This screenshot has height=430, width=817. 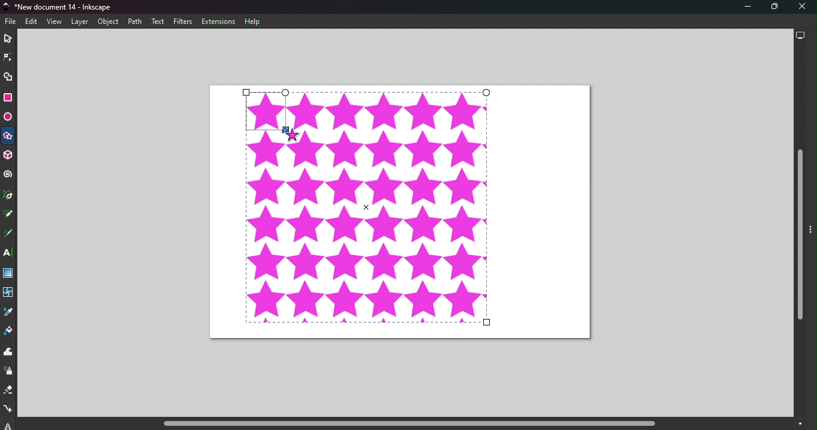 I want to click on Text, so click(x=158, y=21).